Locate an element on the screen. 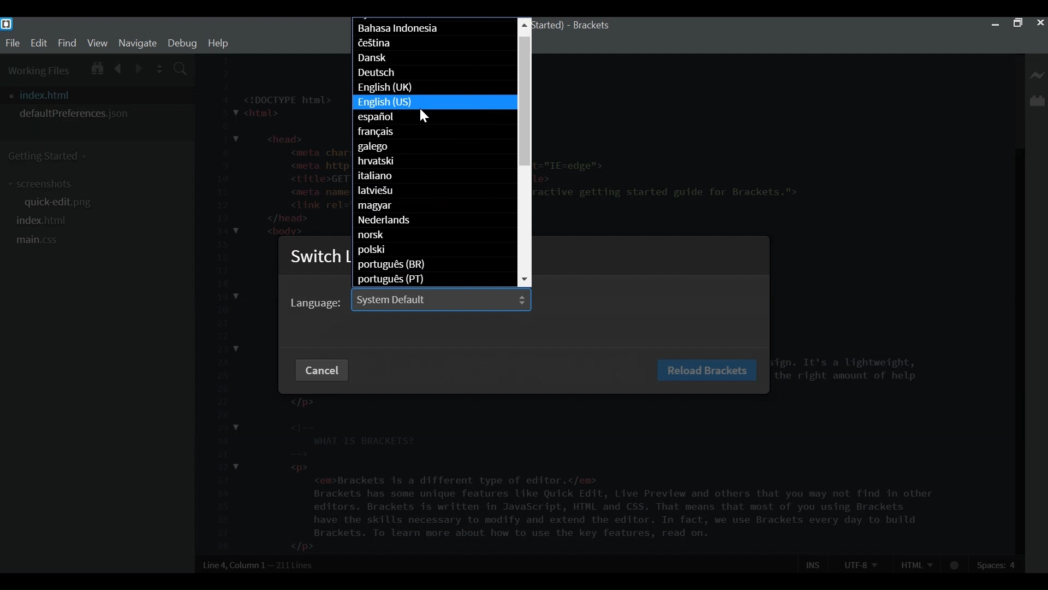  View is located at coordinates (98, 43).